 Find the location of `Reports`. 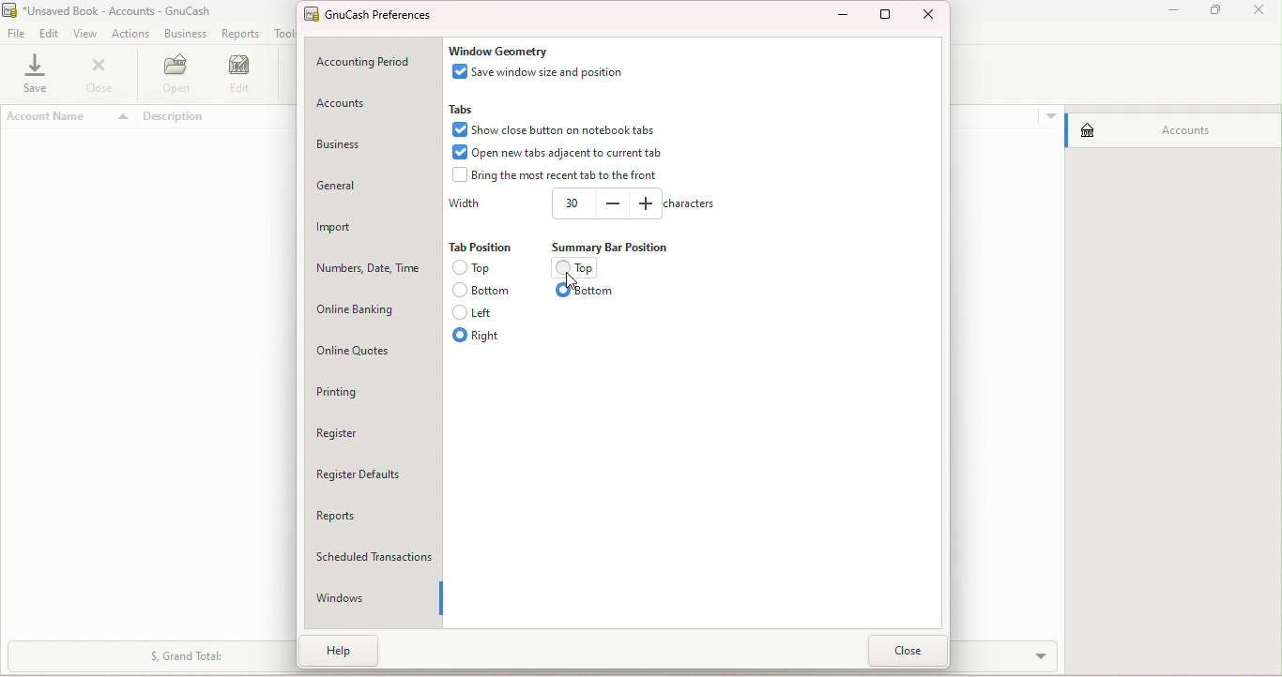

Reports is located at coordinates (371, 513).